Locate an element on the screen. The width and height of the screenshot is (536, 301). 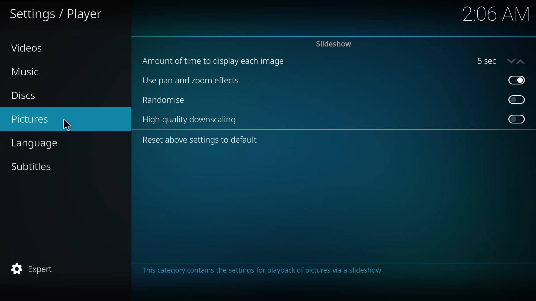
language is located at coordinates (34, 143).